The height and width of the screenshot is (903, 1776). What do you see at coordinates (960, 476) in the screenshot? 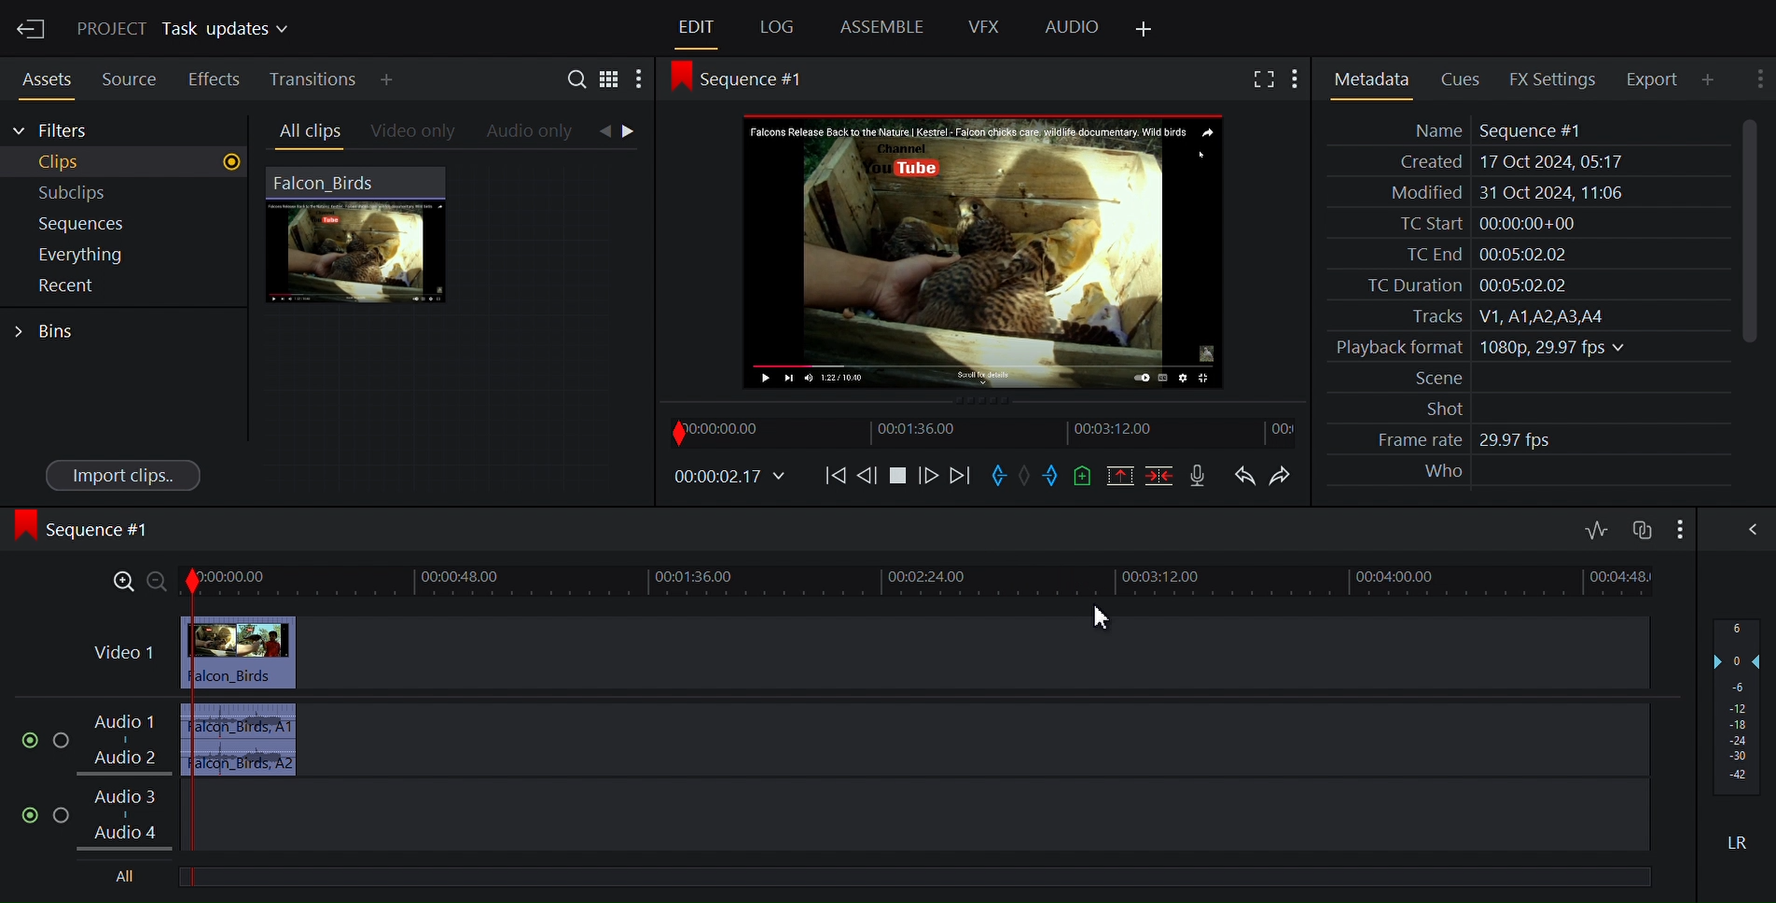
I see `Move Forward` at bounding box center [960, 476].